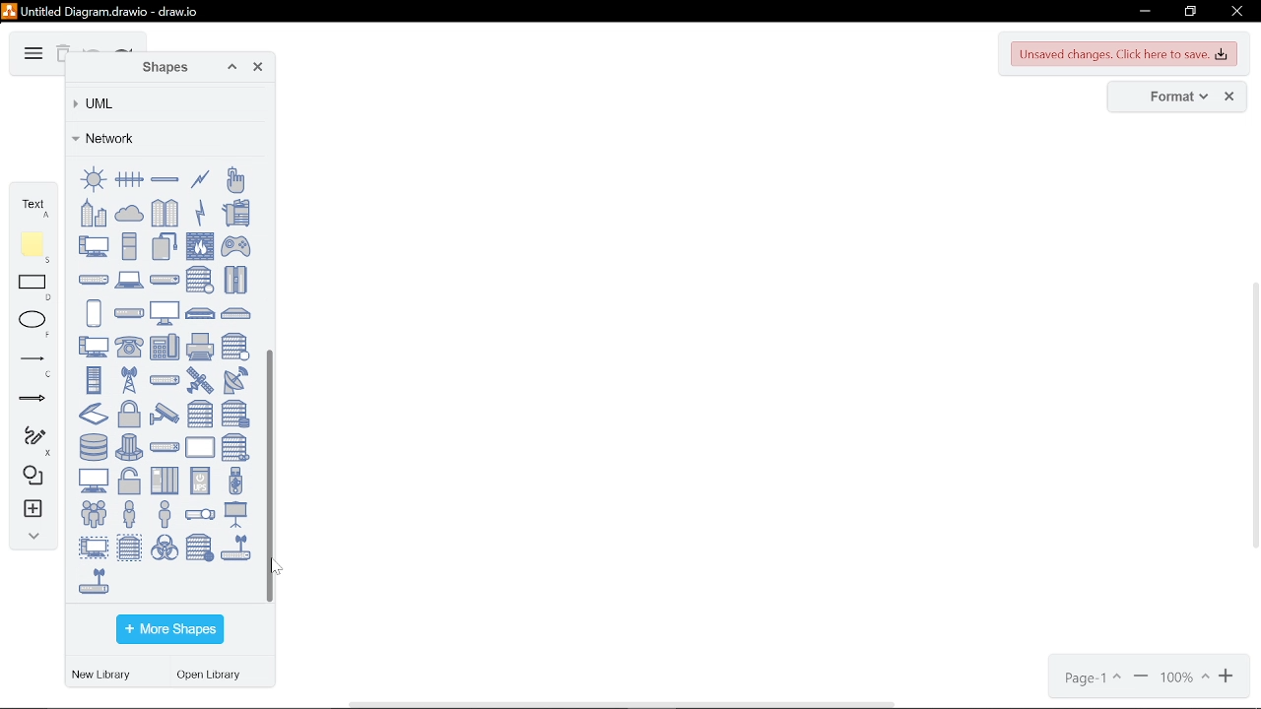 The width and height of the screenshot is (1261, 709). What do you see at coordinates (201, 313) in the screenshot?
I see `NAS filer` at bounding box center [201, 313].